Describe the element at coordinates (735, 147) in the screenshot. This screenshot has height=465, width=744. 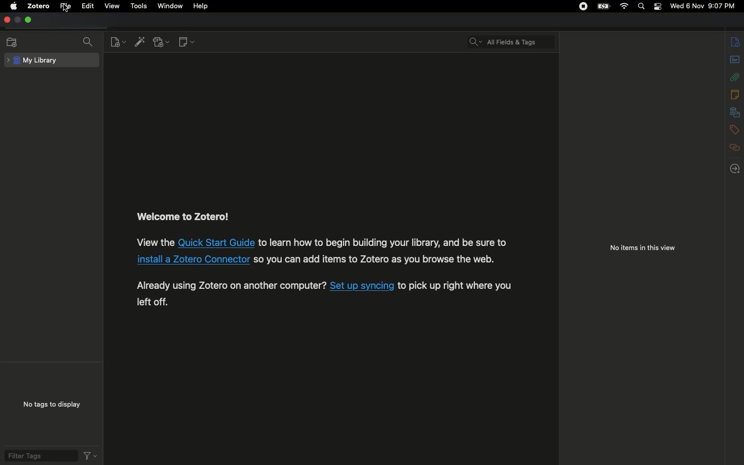
I see `Related` at that location.